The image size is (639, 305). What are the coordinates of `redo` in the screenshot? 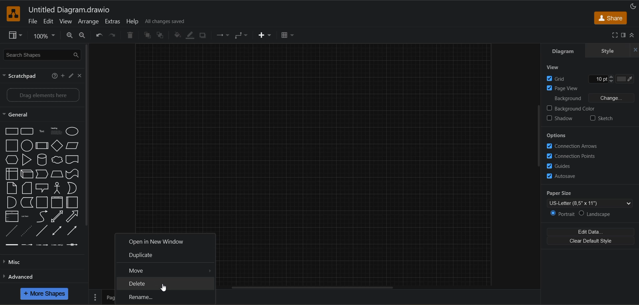 It's located at (114, 35).